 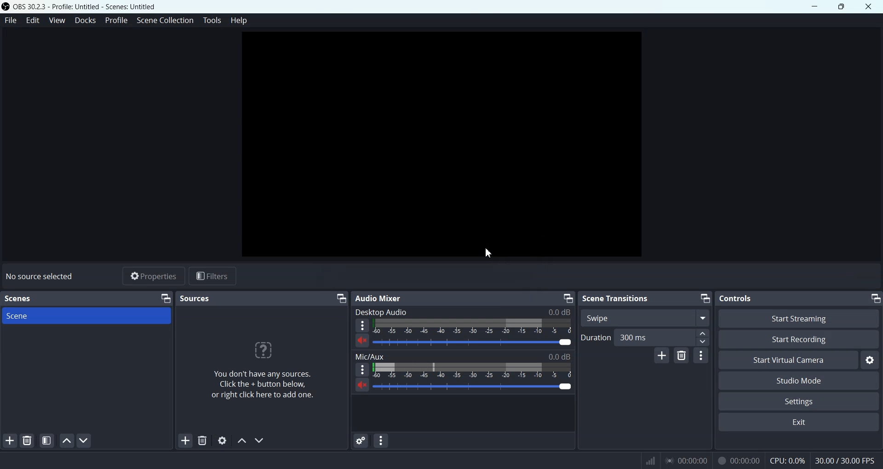 I want to click on Move scene Down, so click(x=86, y=440).